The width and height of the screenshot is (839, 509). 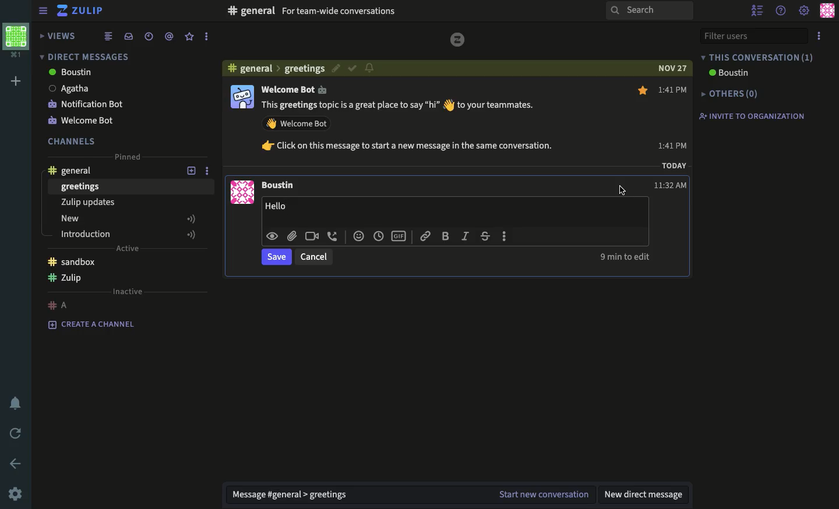 I want to click on general, so click(x=76, y=169).